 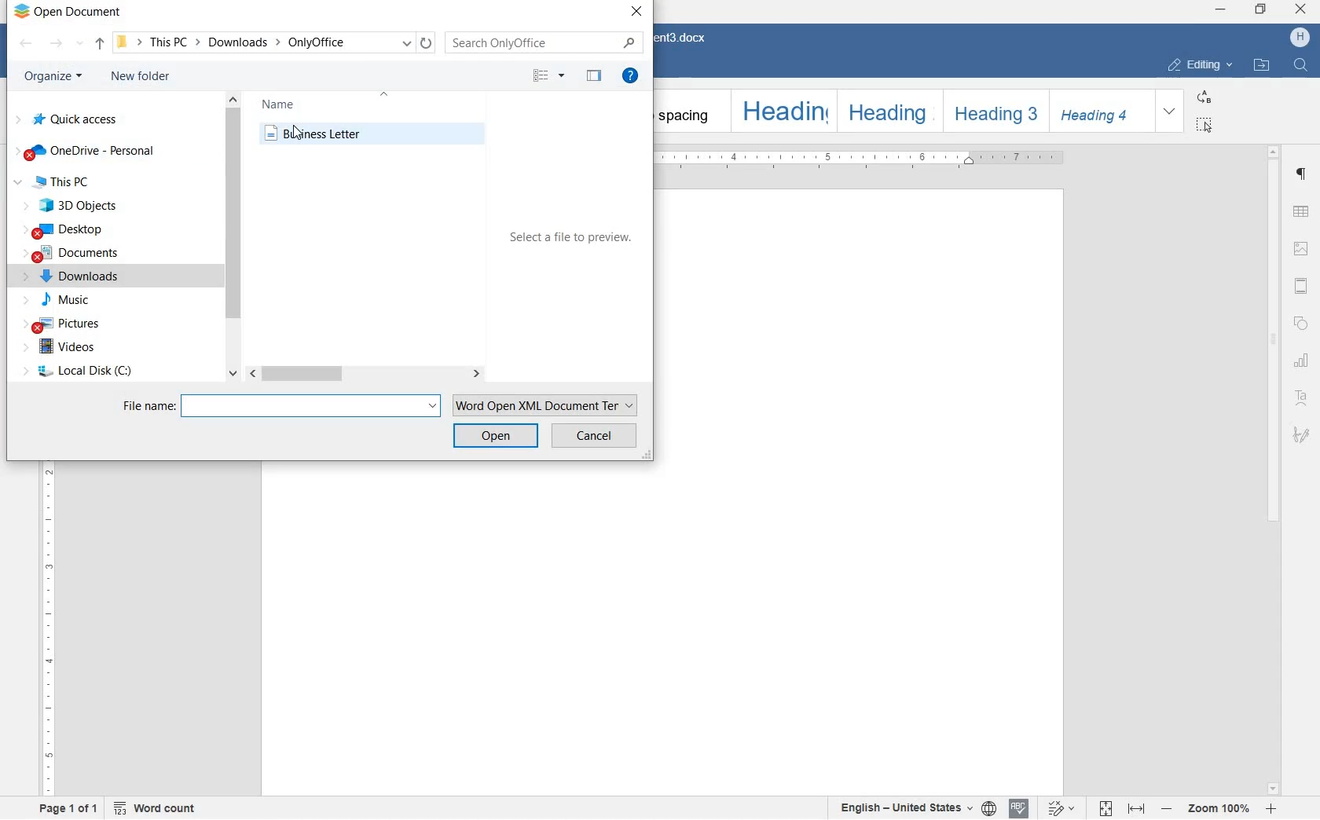 I want to click on file name, so click(x=147, y=405).